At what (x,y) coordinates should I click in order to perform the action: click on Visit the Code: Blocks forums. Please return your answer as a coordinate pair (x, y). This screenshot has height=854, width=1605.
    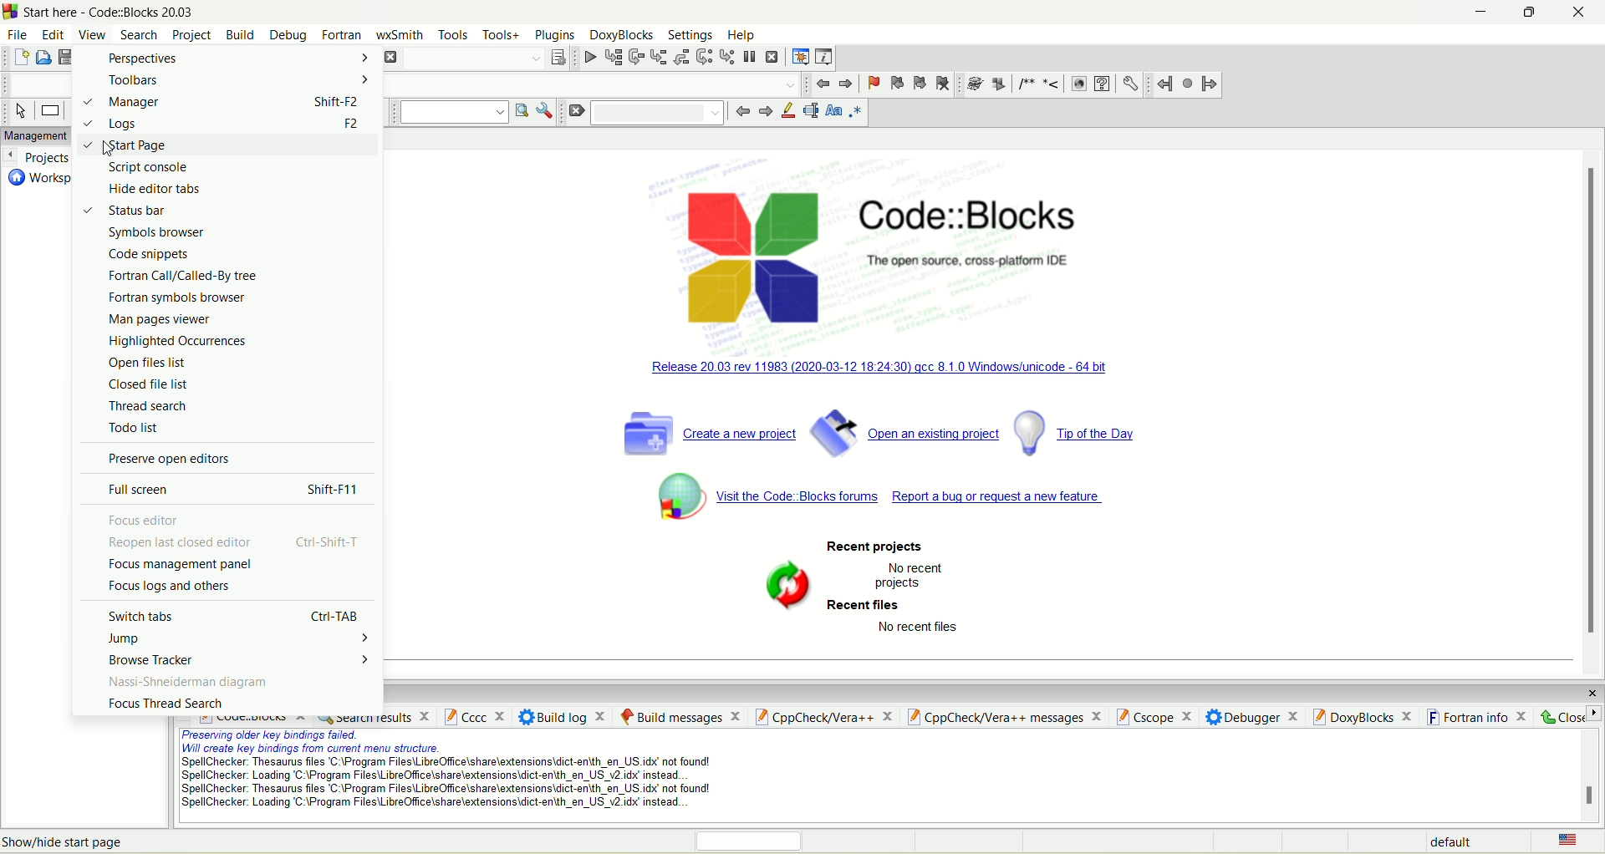
    Looking at the image, I should click on (798, 498).